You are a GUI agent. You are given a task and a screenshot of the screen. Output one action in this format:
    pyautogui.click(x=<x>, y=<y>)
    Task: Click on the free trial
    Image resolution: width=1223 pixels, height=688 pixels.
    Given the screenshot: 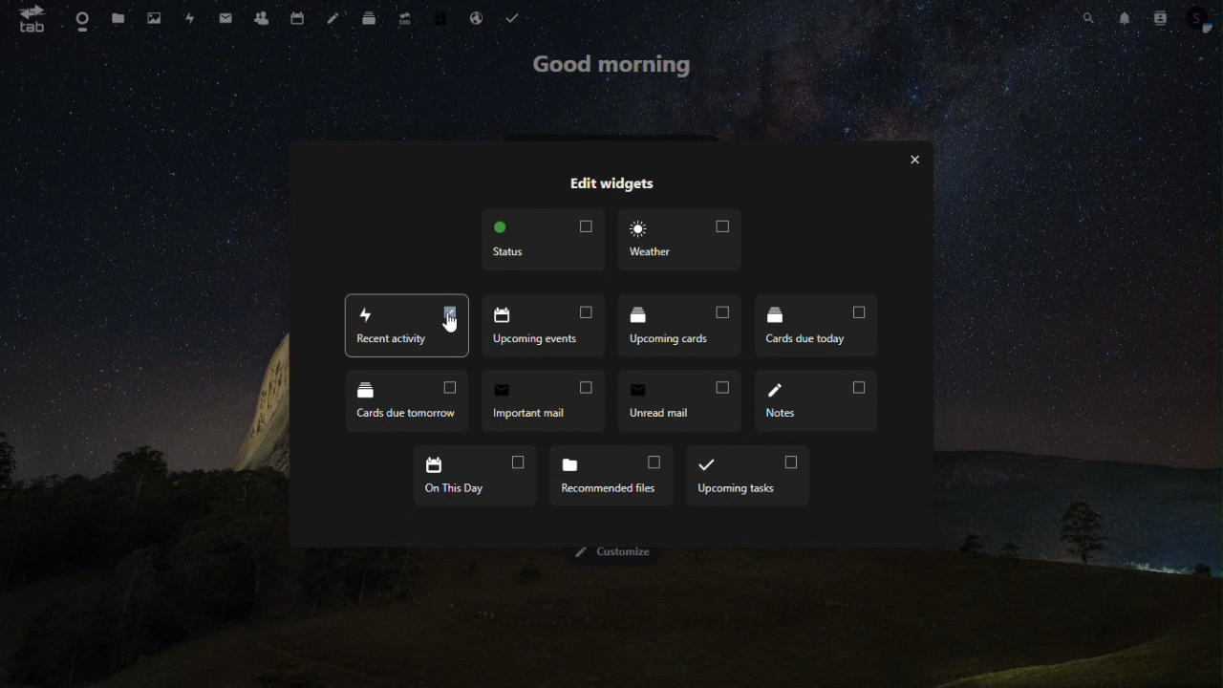 What is the action you would take?
    pyautogui.click(x=442, y=16)
    